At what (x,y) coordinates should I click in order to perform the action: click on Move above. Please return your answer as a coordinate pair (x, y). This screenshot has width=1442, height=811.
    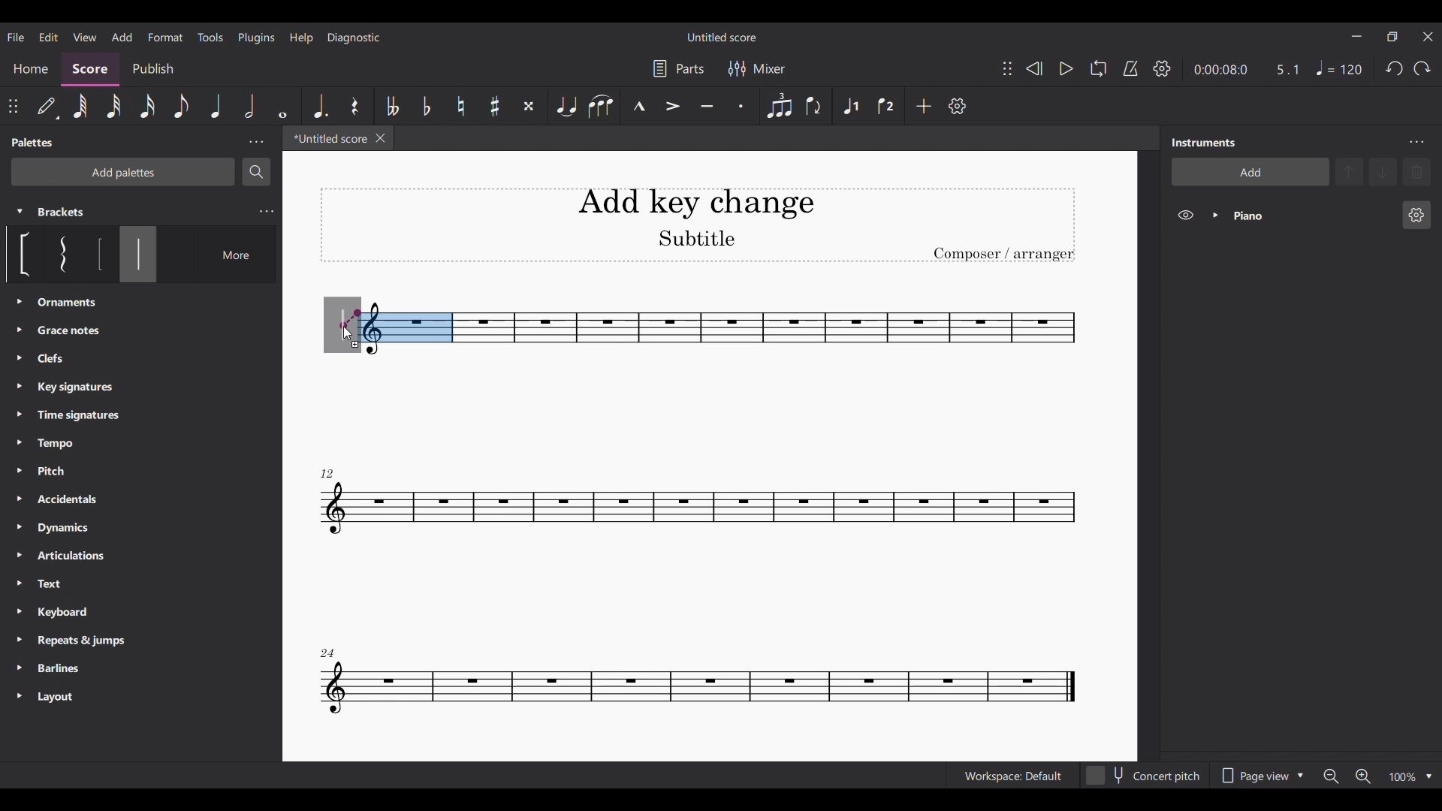
    Looking at the image, I should click on (1349, 172).